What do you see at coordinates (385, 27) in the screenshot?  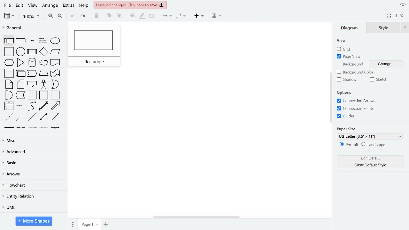 I see `style` at bounding box center [385, 27].